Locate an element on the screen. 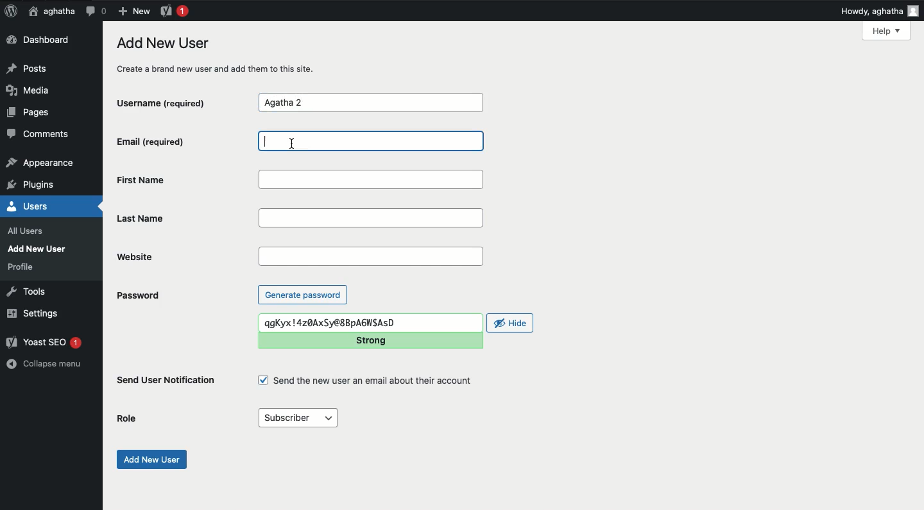 The image size is (924, 510). Add new user is located at coordinates (150, 459).